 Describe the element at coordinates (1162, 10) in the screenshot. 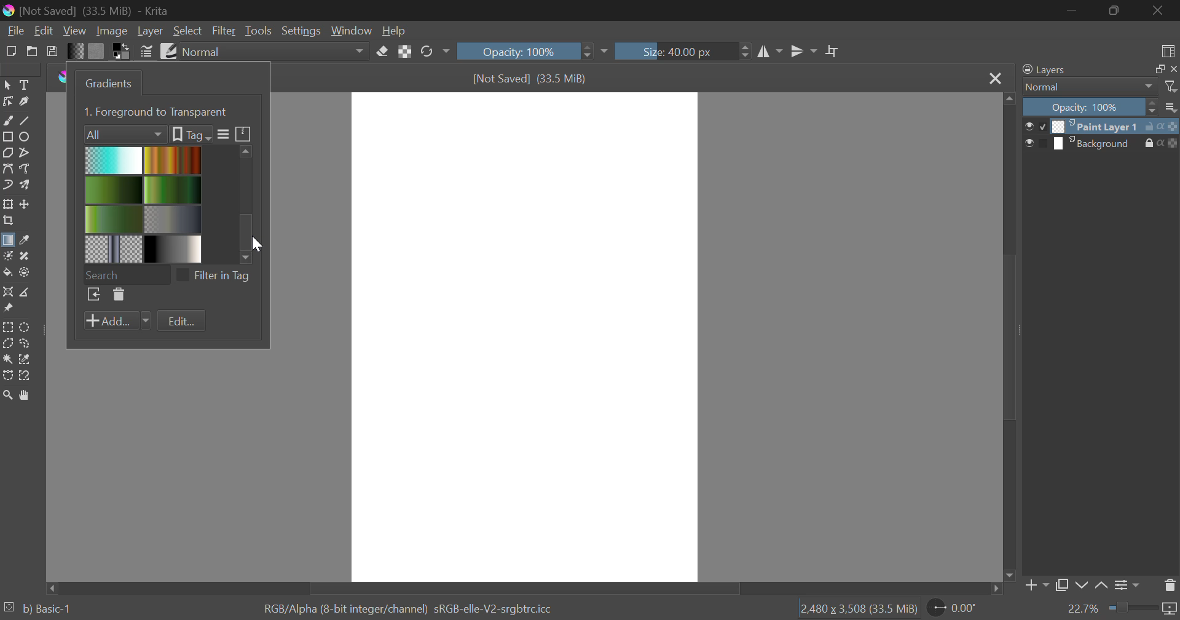

I see `Close` at that location.